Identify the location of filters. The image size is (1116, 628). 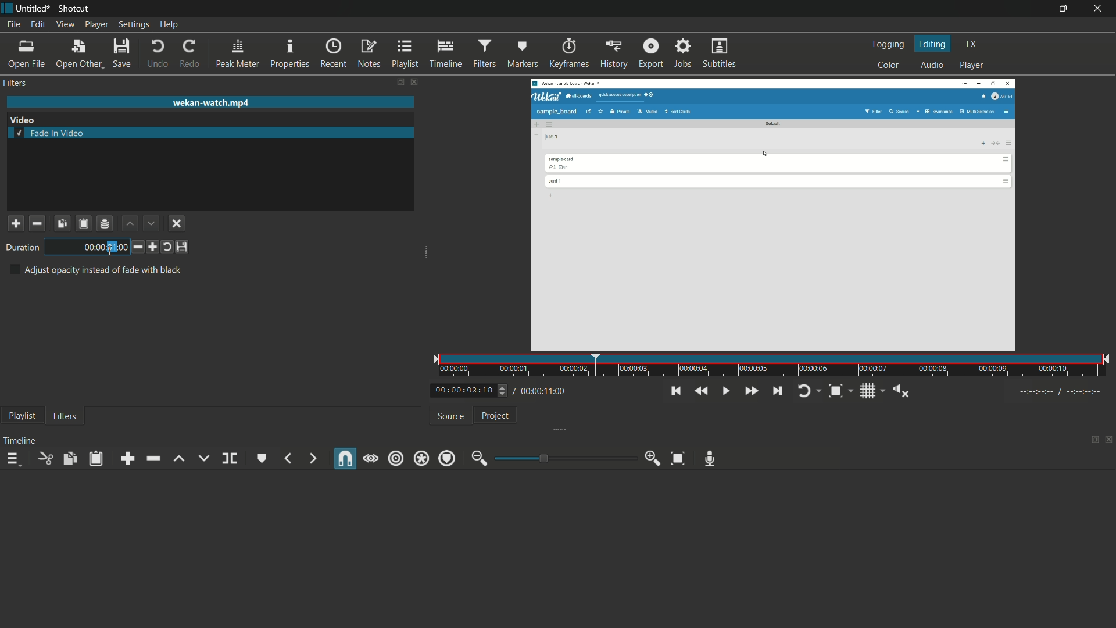
(65, 417).